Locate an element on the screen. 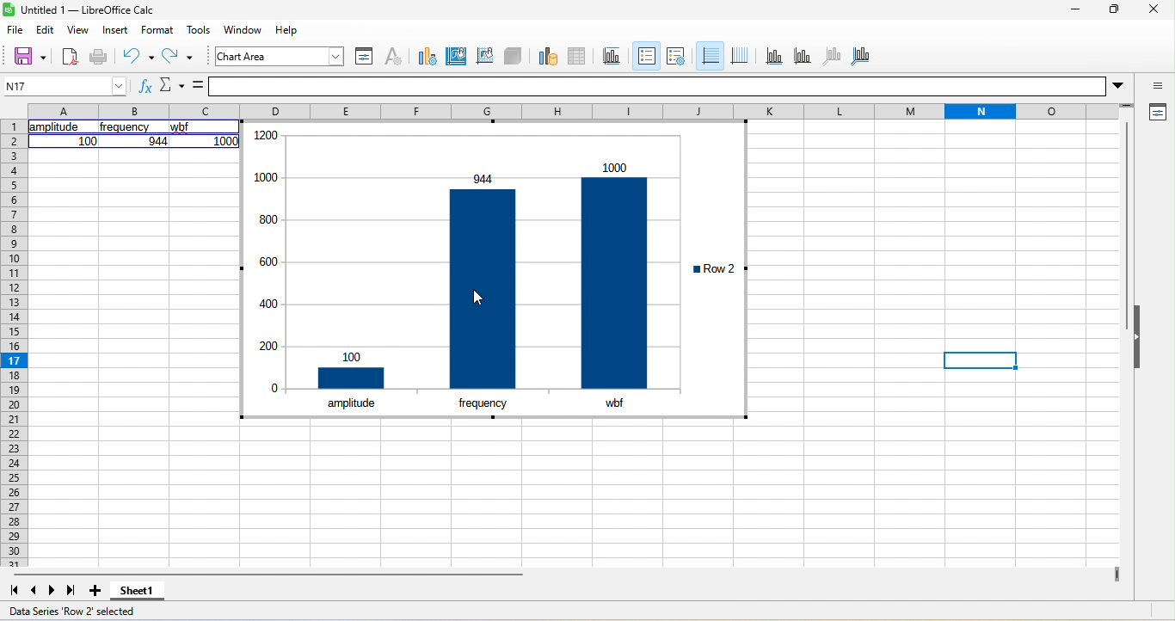 This screenshot has width=1175, height=621. view is located at coordinates (84, 28).